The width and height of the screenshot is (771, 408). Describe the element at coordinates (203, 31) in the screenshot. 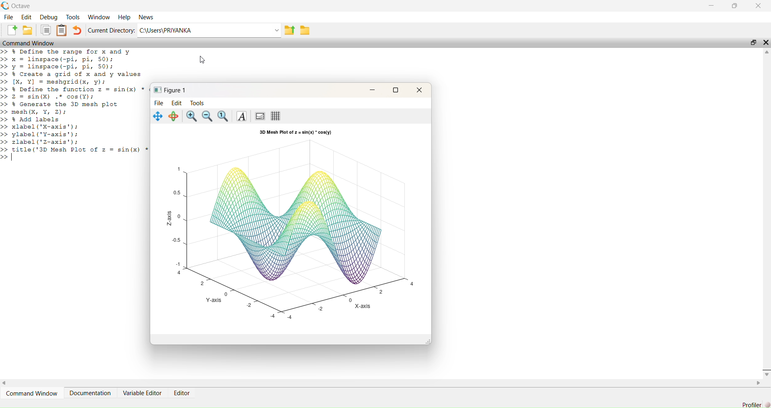

I see `C:/Users/PRIYANKA` at that location.